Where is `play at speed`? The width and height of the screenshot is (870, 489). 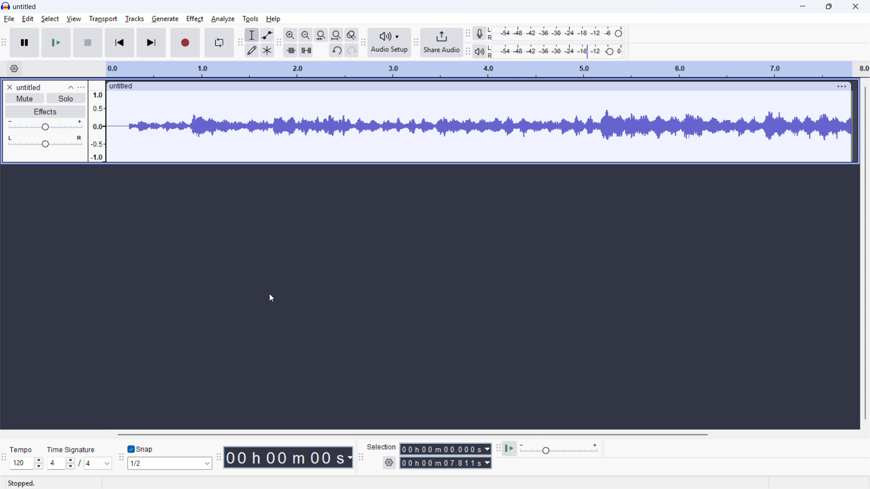 play at speed is located at coordinates (510, 449).